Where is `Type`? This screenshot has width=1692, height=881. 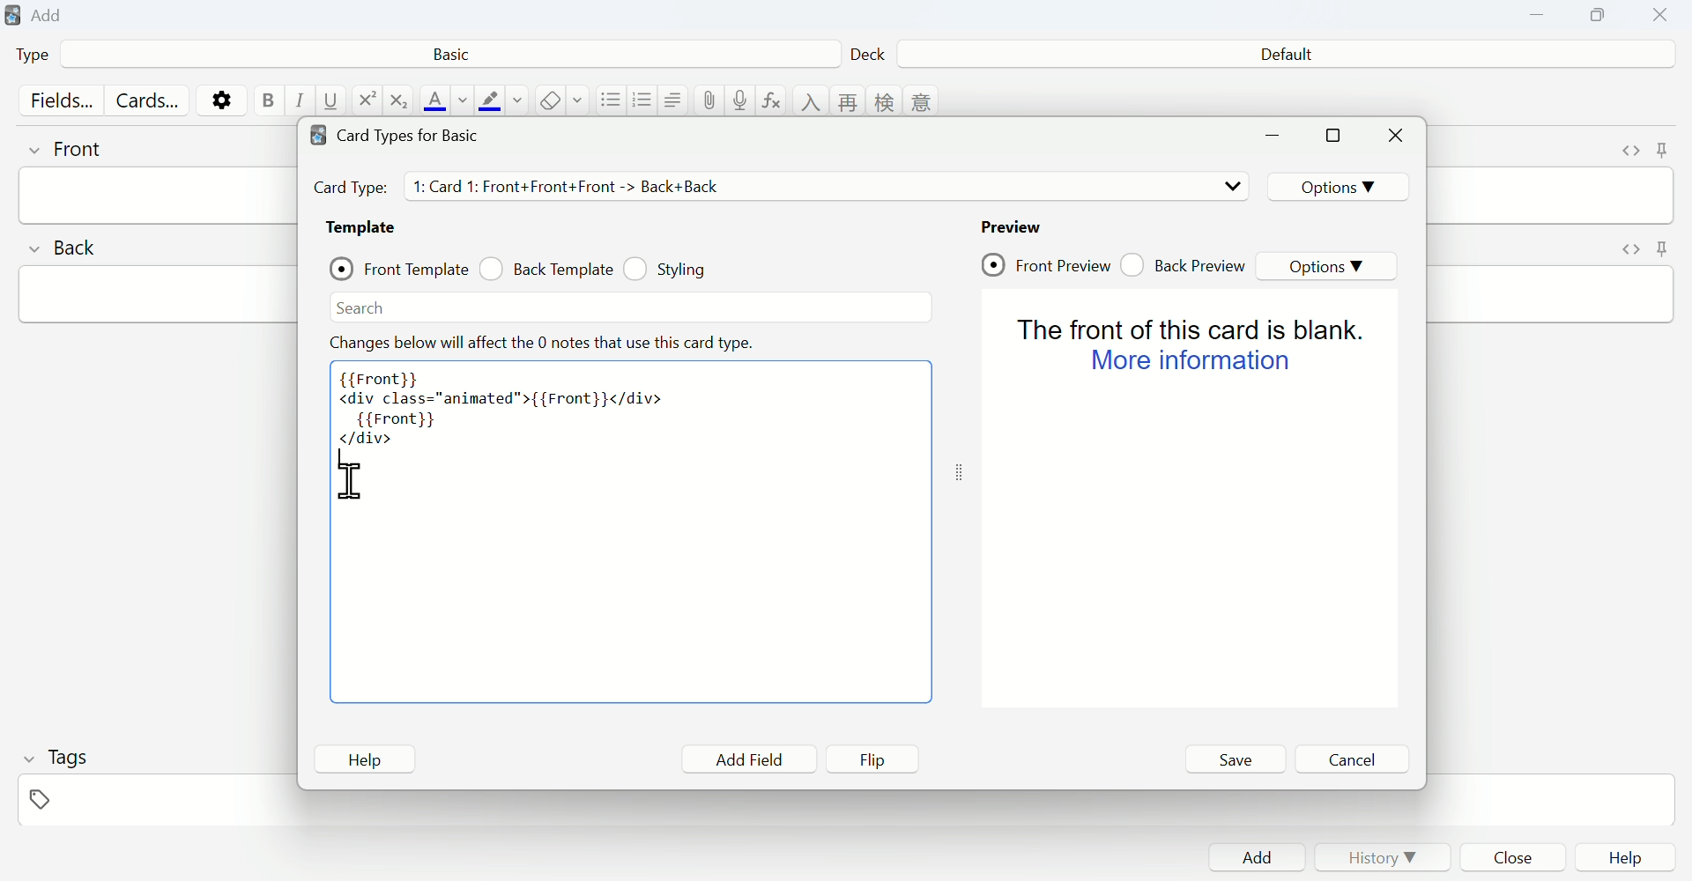 Type is located at coordinates (63, 58).